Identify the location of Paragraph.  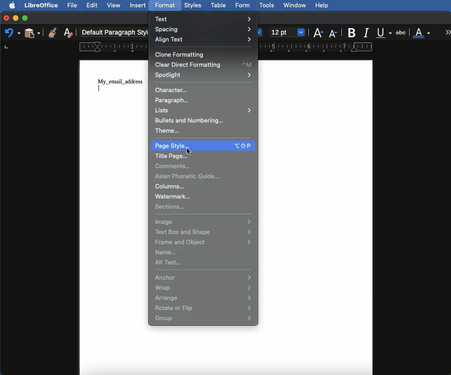
(172, 100).